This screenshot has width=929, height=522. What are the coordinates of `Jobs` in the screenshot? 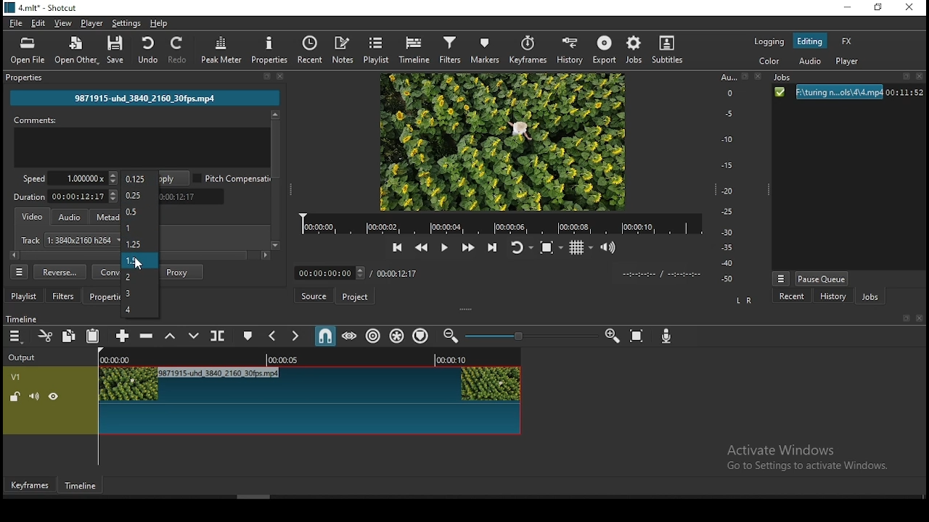 It's located at (785, 78).